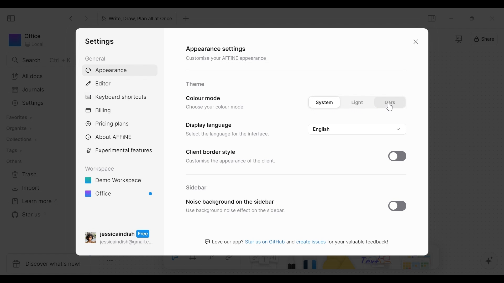 The height and width of the screenshot is (283, 504). I want to click on Experimental features, so click(119, 150).